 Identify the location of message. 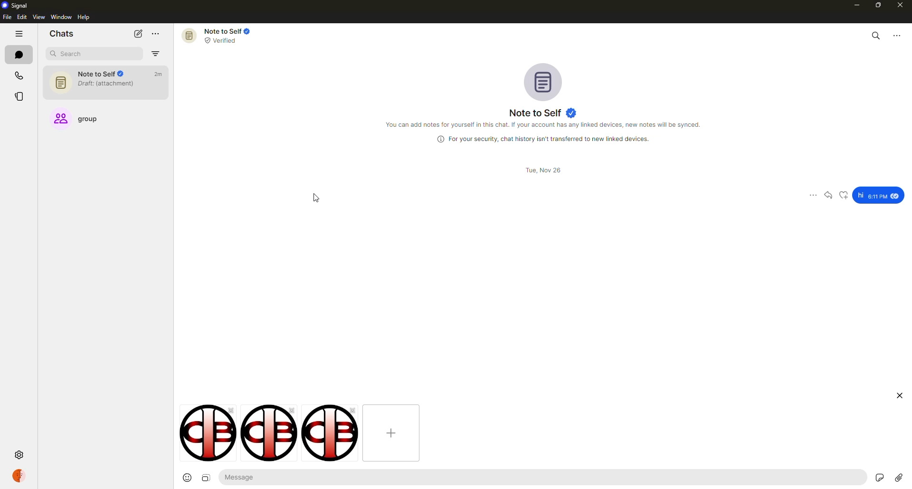
(244, 477).